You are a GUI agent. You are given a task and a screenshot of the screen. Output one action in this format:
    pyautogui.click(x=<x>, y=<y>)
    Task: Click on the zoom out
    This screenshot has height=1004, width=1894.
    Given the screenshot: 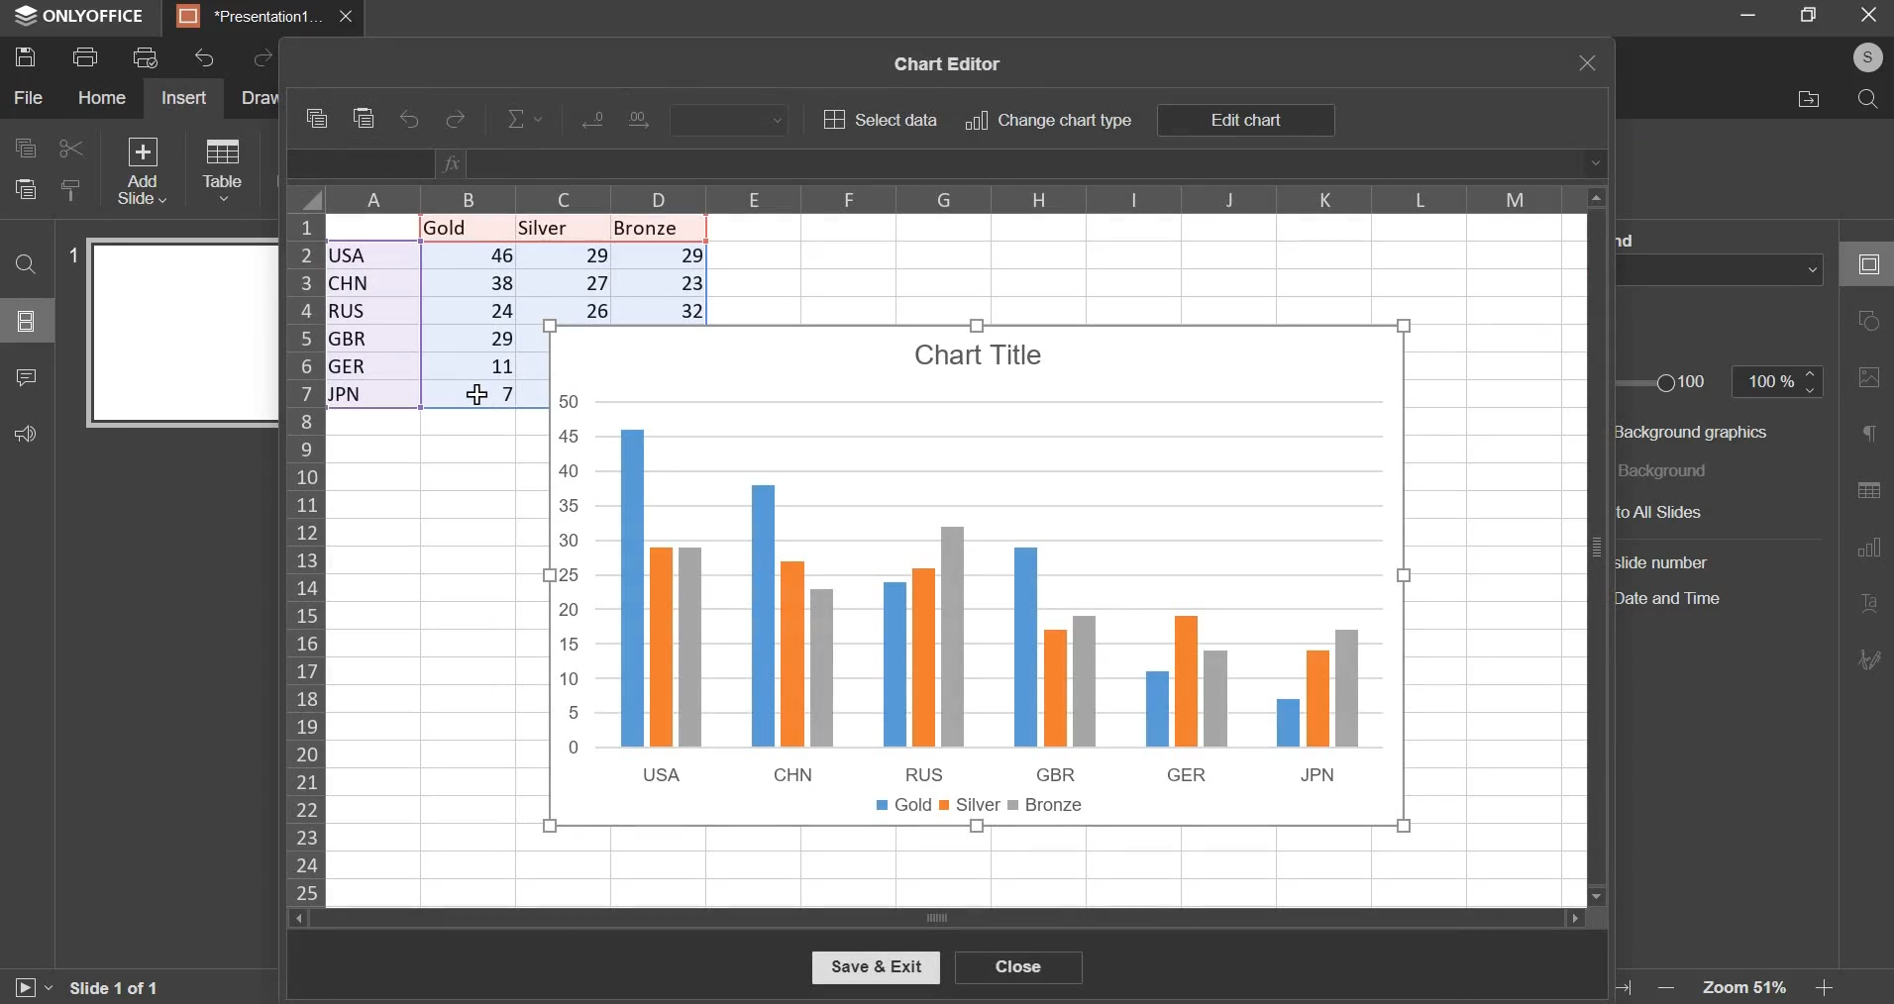 What is the action you would take?
    pyautogui.click(x=1662, y=985)
    